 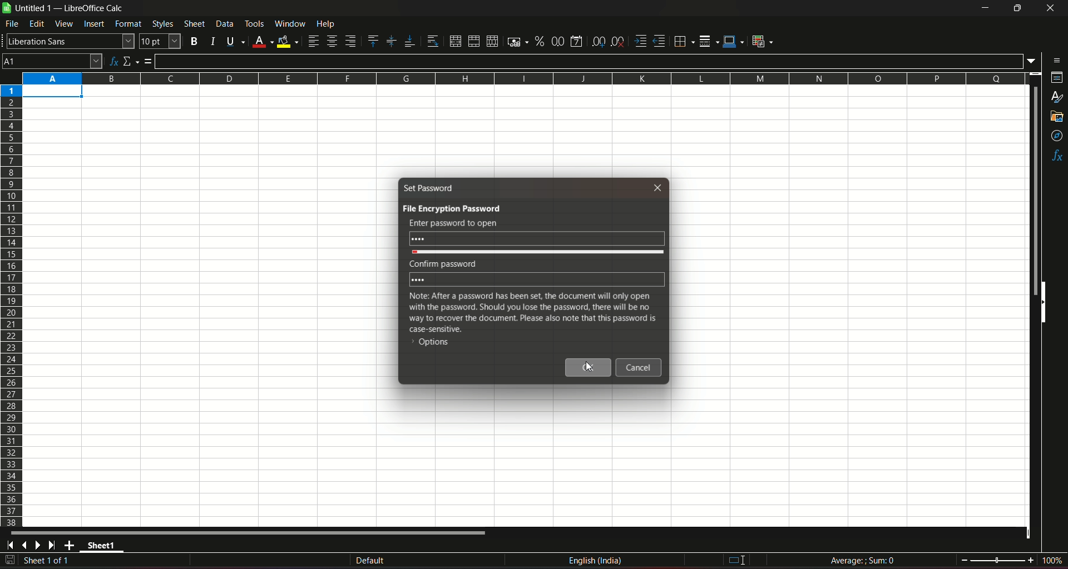 What do you see at coordinates (40, 546) in the screenshot?
I see `next sheet` at bounding box center [40, 546].